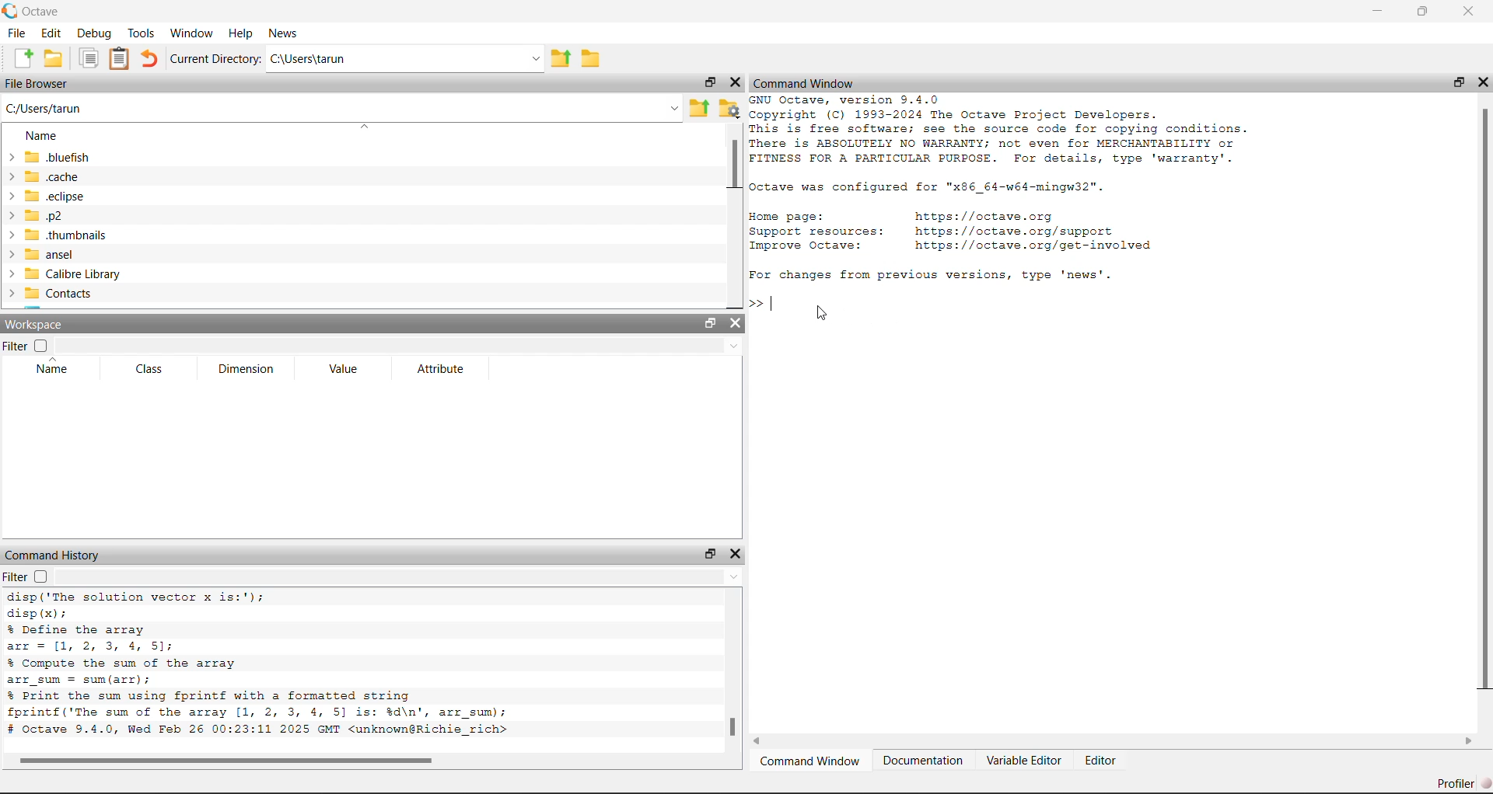 The width and height of the screenshot is (1493, 794). What do you see at coordinates (284, 32) in the screenshot?
I see `News` at bounding box center [284, 32].